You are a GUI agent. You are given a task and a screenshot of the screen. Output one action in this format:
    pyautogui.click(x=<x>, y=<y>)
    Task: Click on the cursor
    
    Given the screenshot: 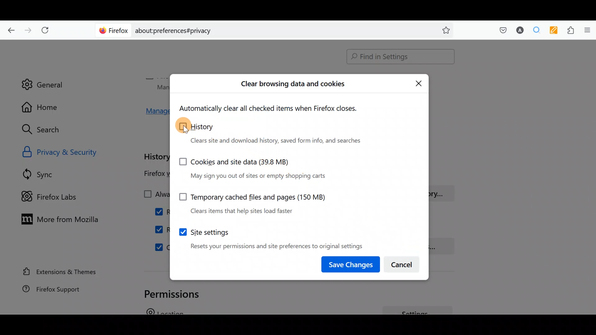 What is the action you would take?
    pyautogui.click(x=185, y=132)
    